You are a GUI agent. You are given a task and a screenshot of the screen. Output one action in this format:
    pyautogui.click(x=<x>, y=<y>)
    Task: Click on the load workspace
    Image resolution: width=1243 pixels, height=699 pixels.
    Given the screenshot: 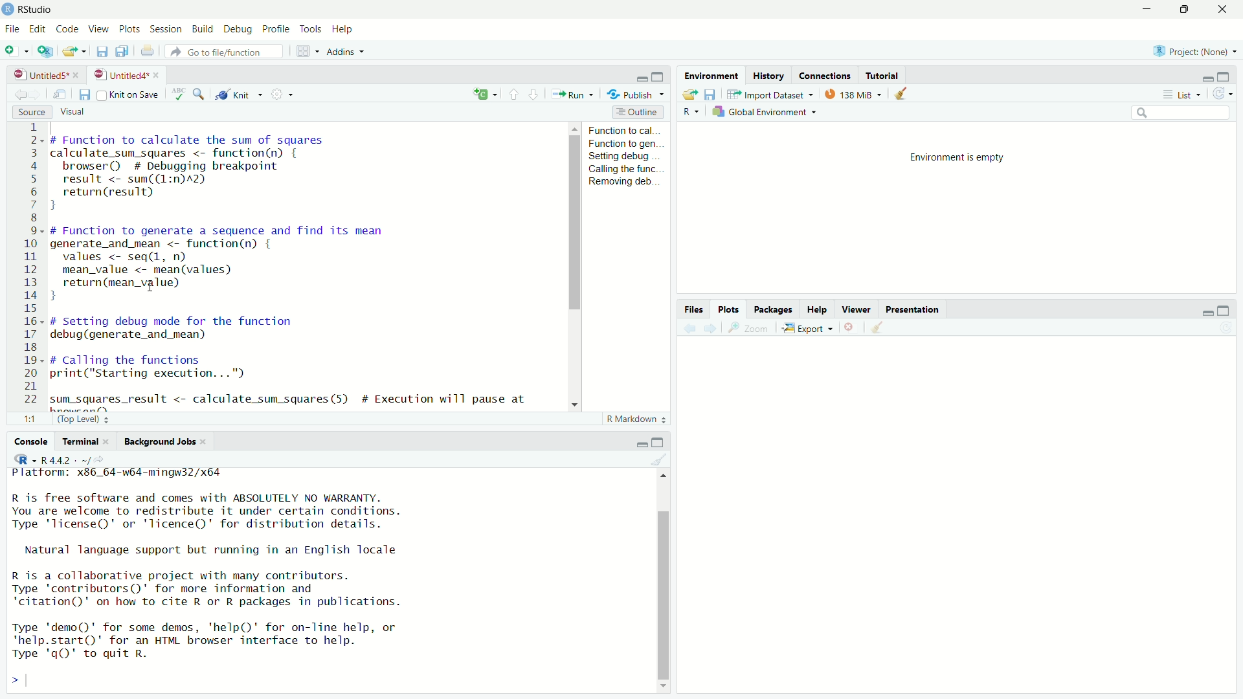 What is the action you would take?
    pyautogui.click(x=690, y=94)
    